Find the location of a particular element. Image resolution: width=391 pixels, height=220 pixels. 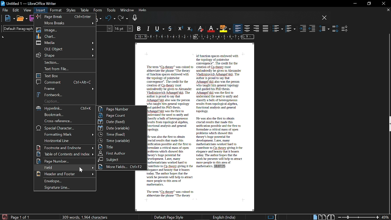

Chart is located at coordinates (65, 36).